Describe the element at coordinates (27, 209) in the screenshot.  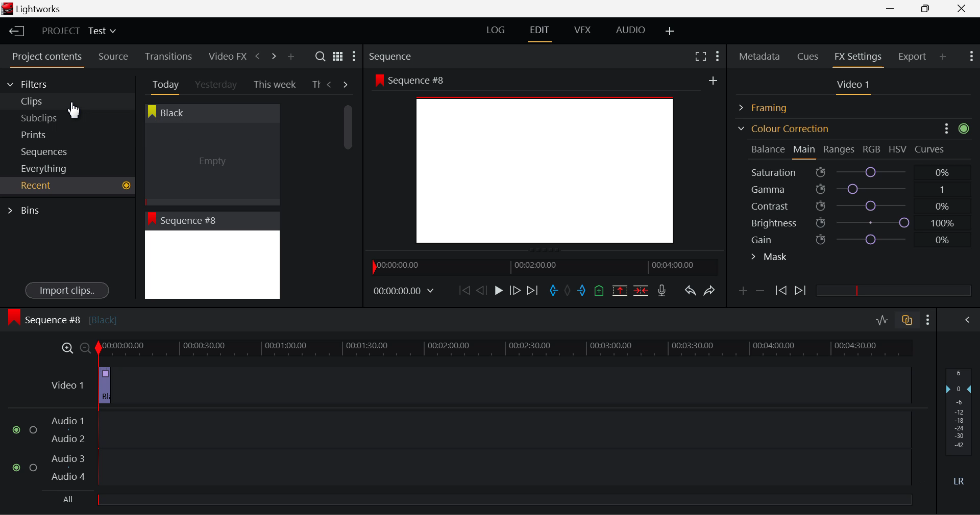
I see `Bins` at that location.